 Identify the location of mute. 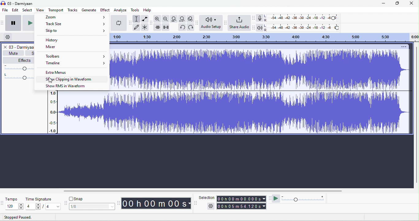
(13, 53).